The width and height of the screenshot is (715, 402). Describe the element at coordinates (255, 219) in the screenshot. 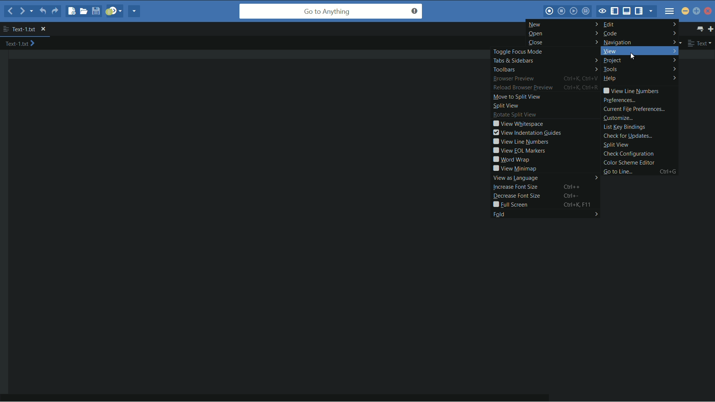

I see `work space` at that location.